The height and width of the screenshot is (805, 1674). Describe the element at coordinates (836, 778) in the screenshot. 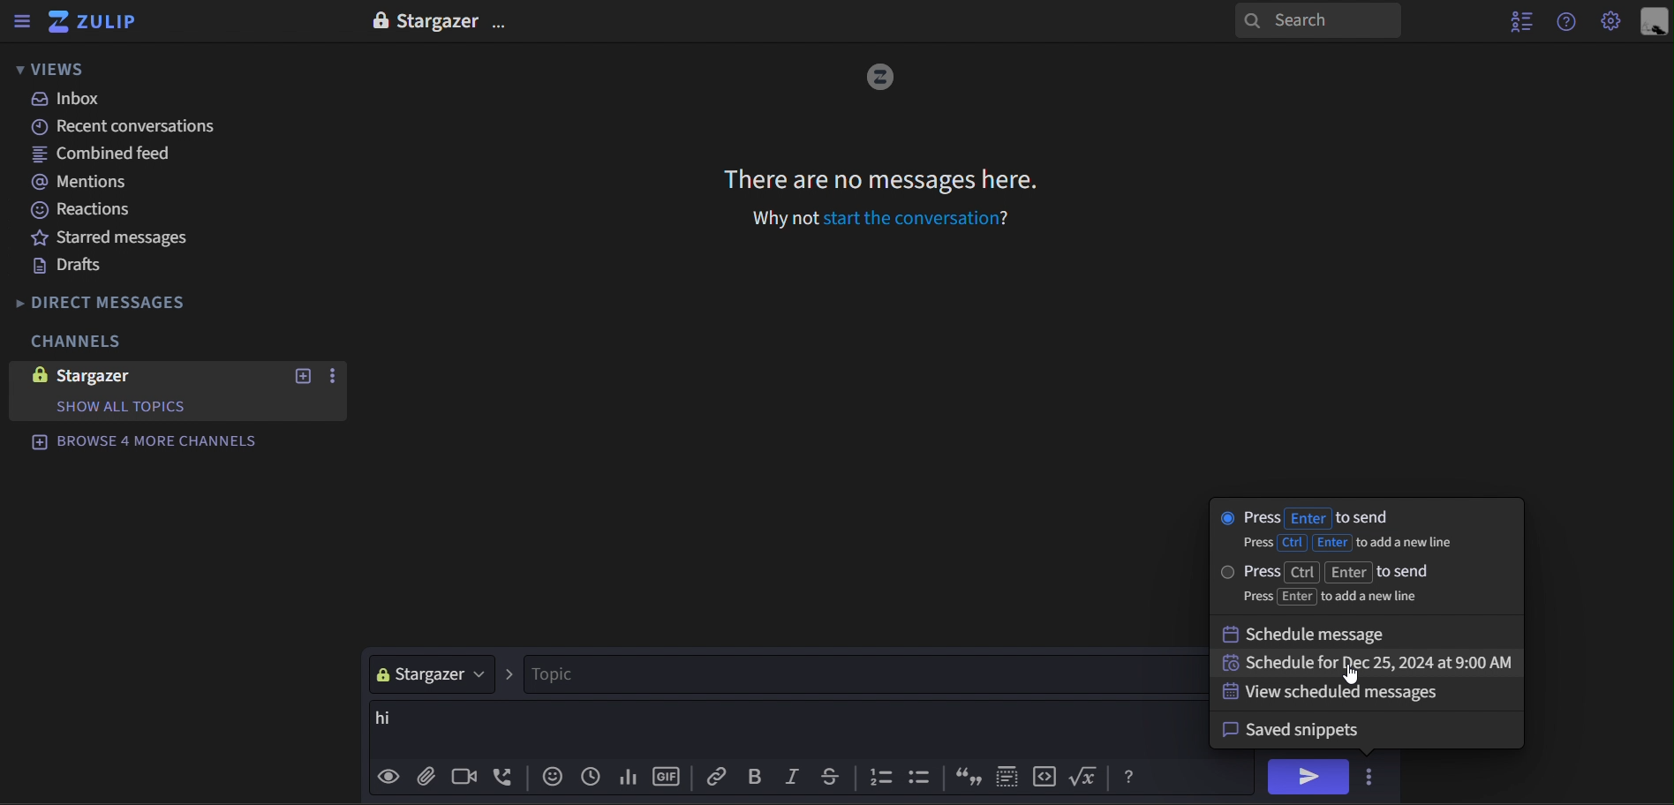

I see `strike through` at that location.